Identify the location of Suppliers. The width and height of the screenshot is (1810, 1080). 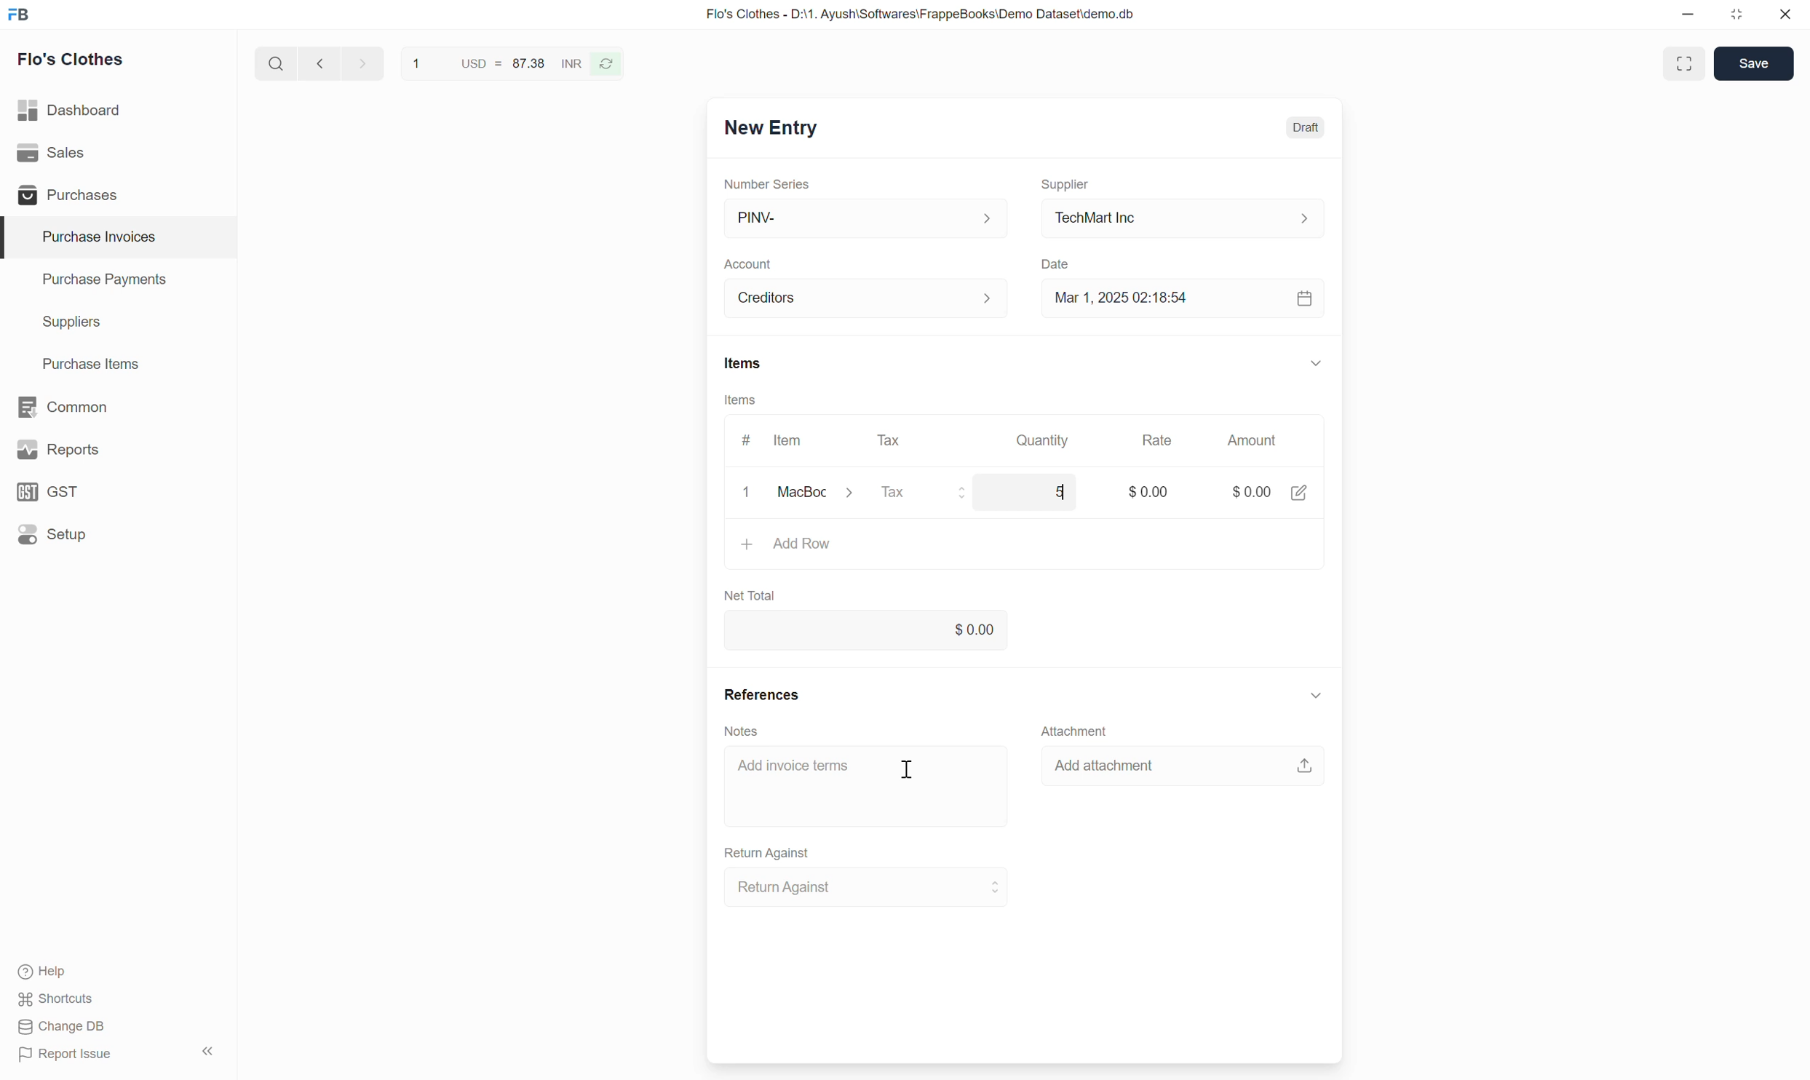
(119, 322).